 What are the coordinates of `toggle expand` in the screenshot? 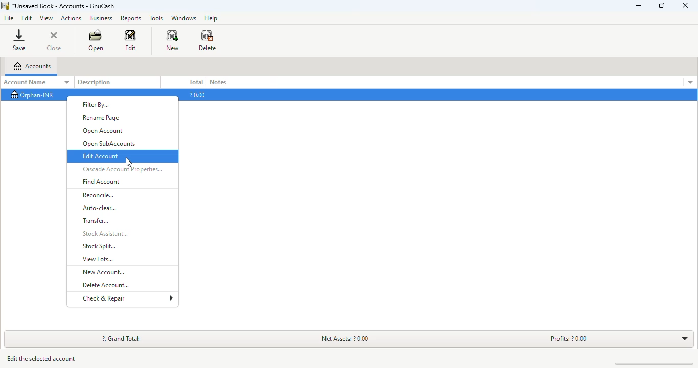 It's located at (685, 339).